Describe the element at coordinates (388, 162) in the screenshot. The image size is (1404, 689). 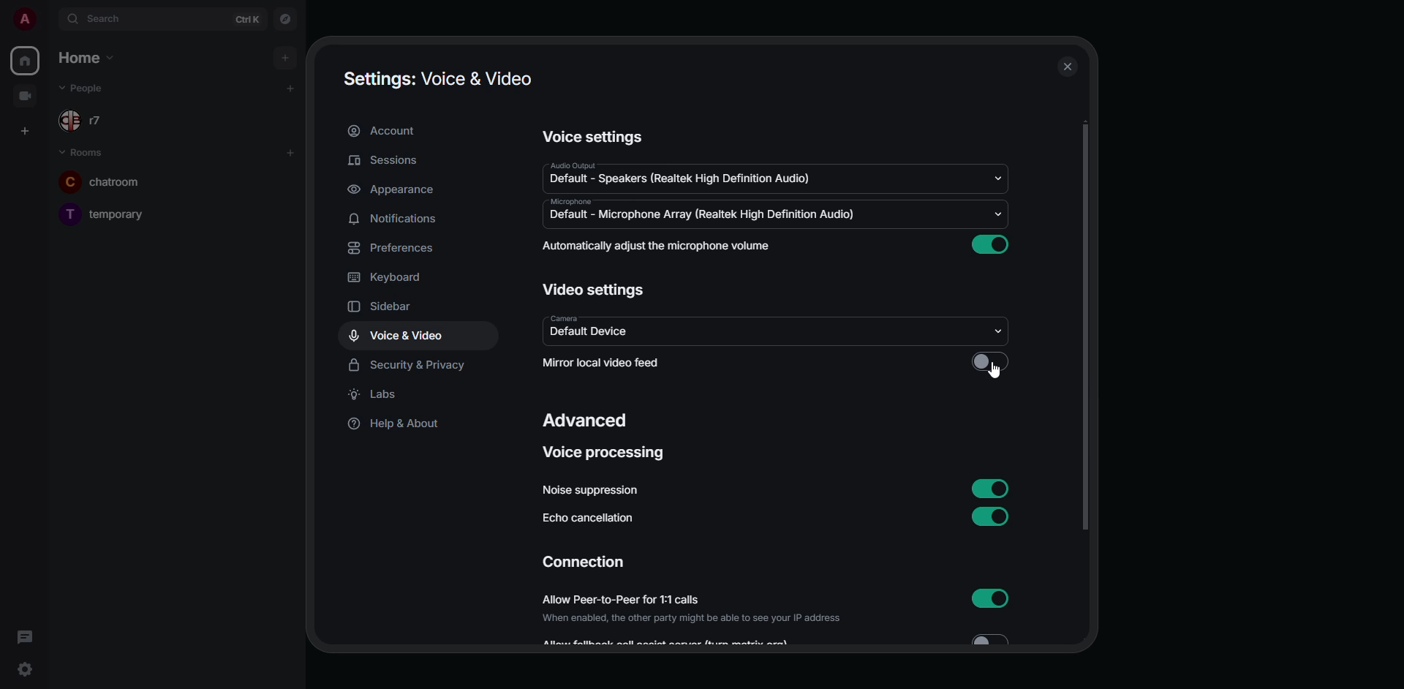
I see `sessions` at that location.